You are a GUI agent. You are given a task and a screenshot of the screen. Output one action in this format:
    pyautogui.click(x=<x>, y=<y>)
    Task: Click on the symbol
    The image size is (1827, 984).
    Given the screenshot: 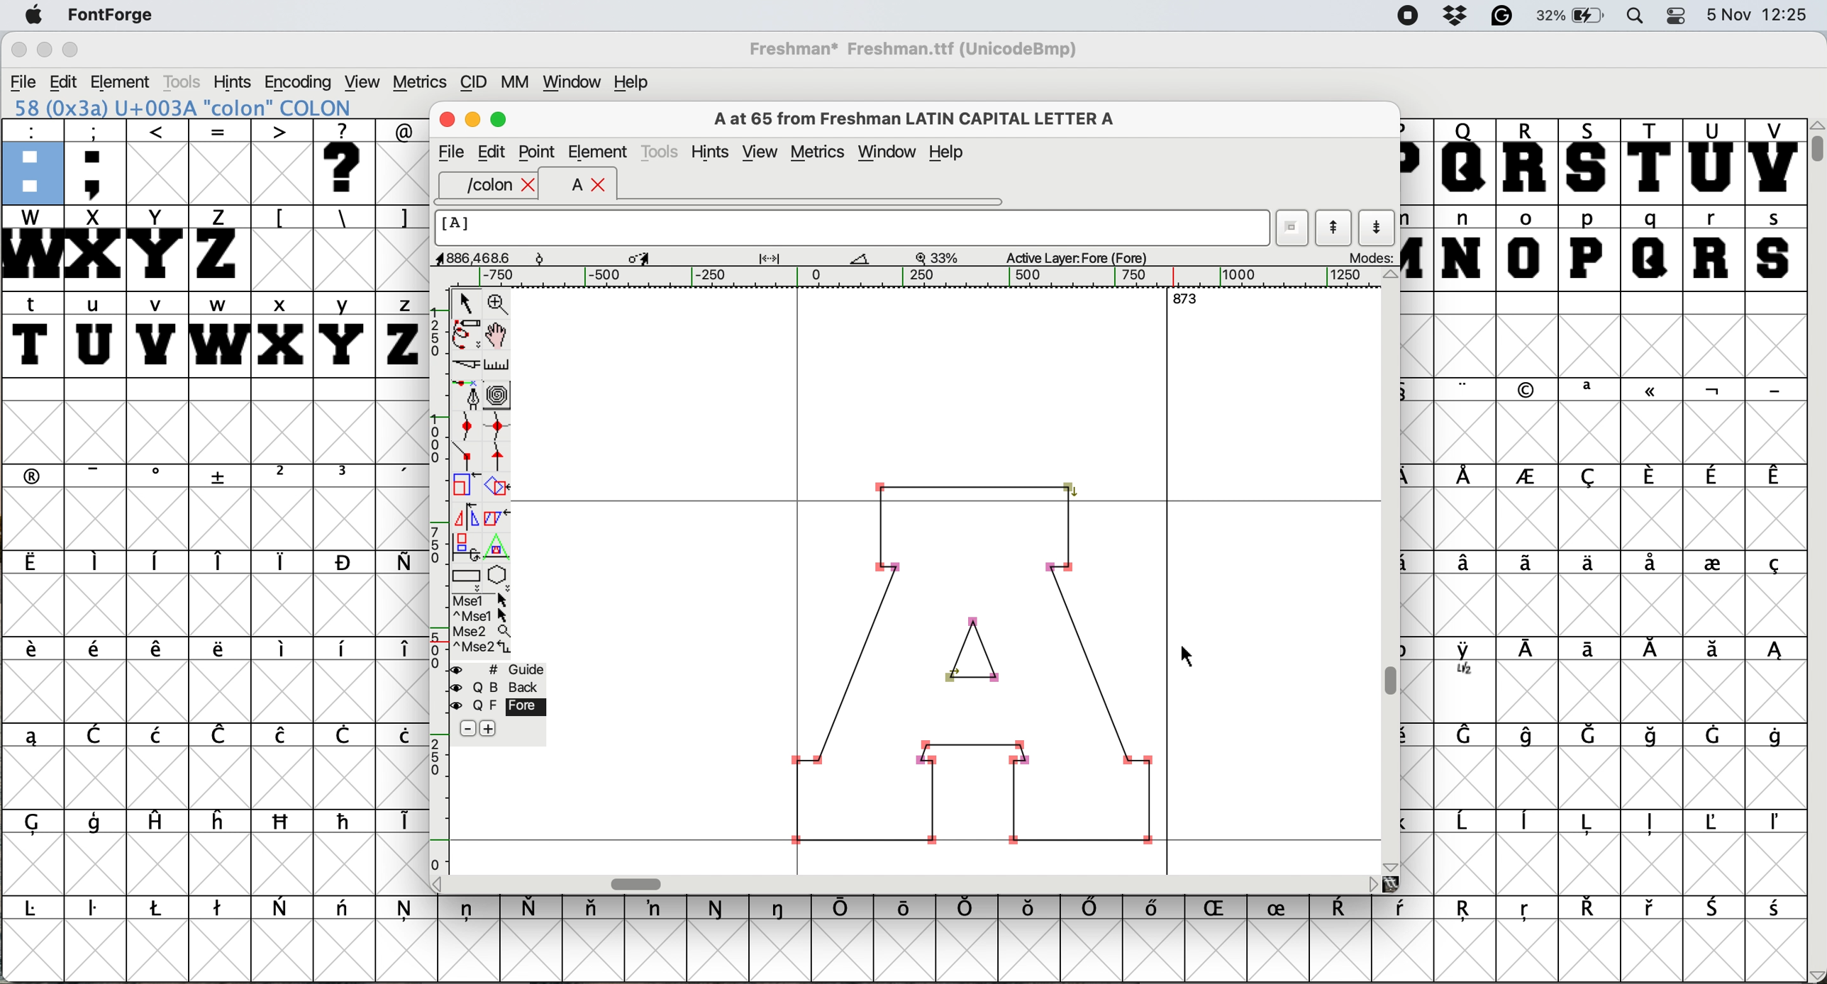 What is the action you would take?
    pyautogui.click(x=1774, y=653)
    